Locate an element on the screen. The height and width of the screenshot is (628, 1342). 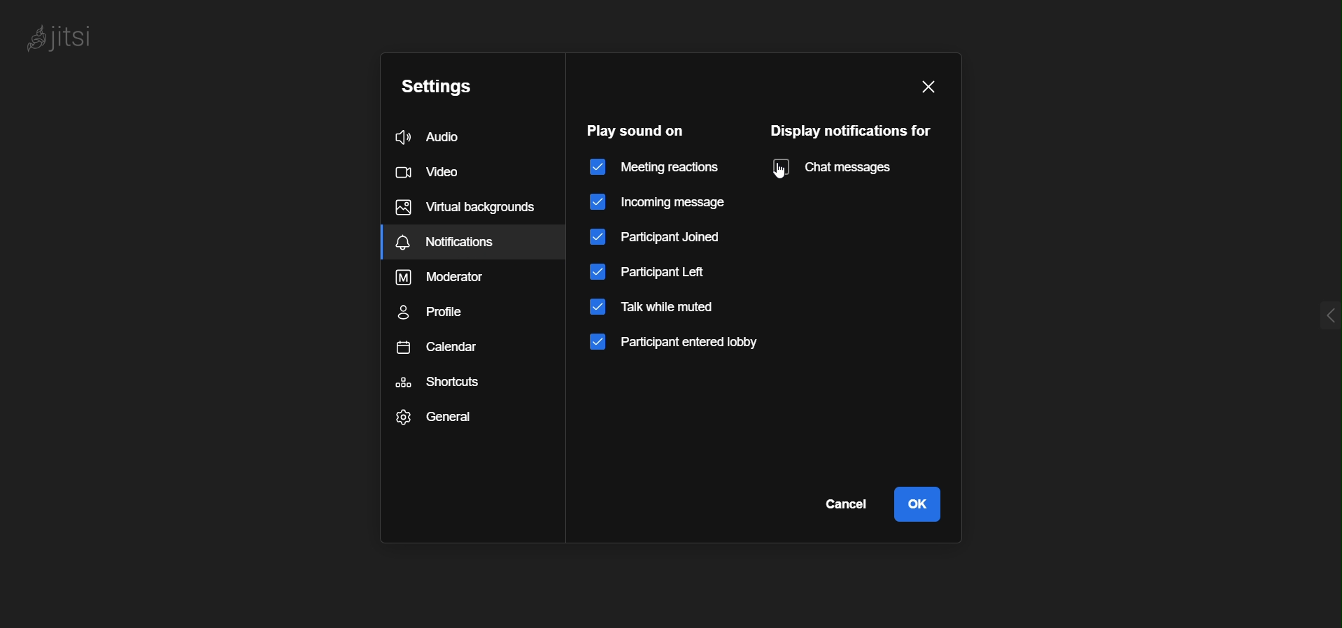
audio is located at coordinates (444, 134).